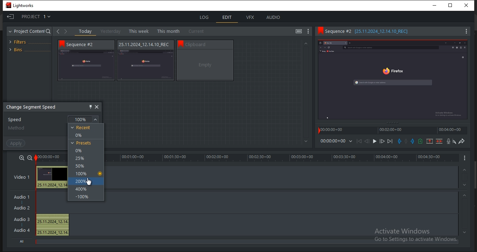  I want to click on Activate windows, Go to settings to activate windows, so click(415, 235).